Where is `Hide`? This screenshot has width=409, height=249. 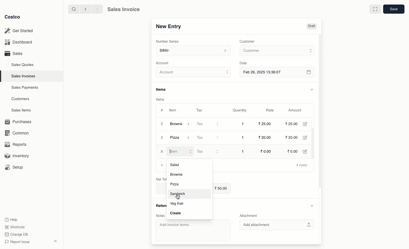
Hide is located at coordinates (312, 89).